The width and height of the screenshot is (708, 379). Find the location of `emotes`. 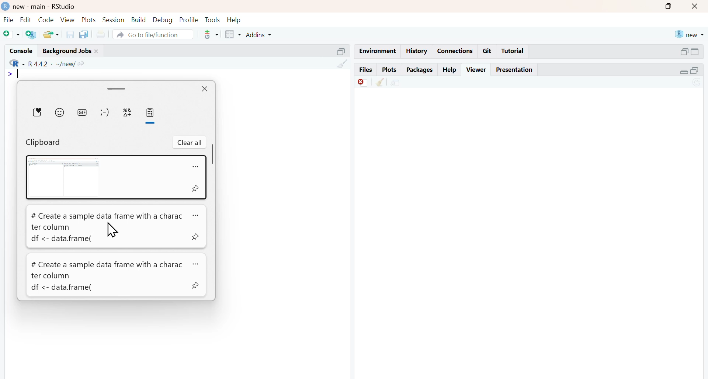

emotes is located at coordinates (105, 113).